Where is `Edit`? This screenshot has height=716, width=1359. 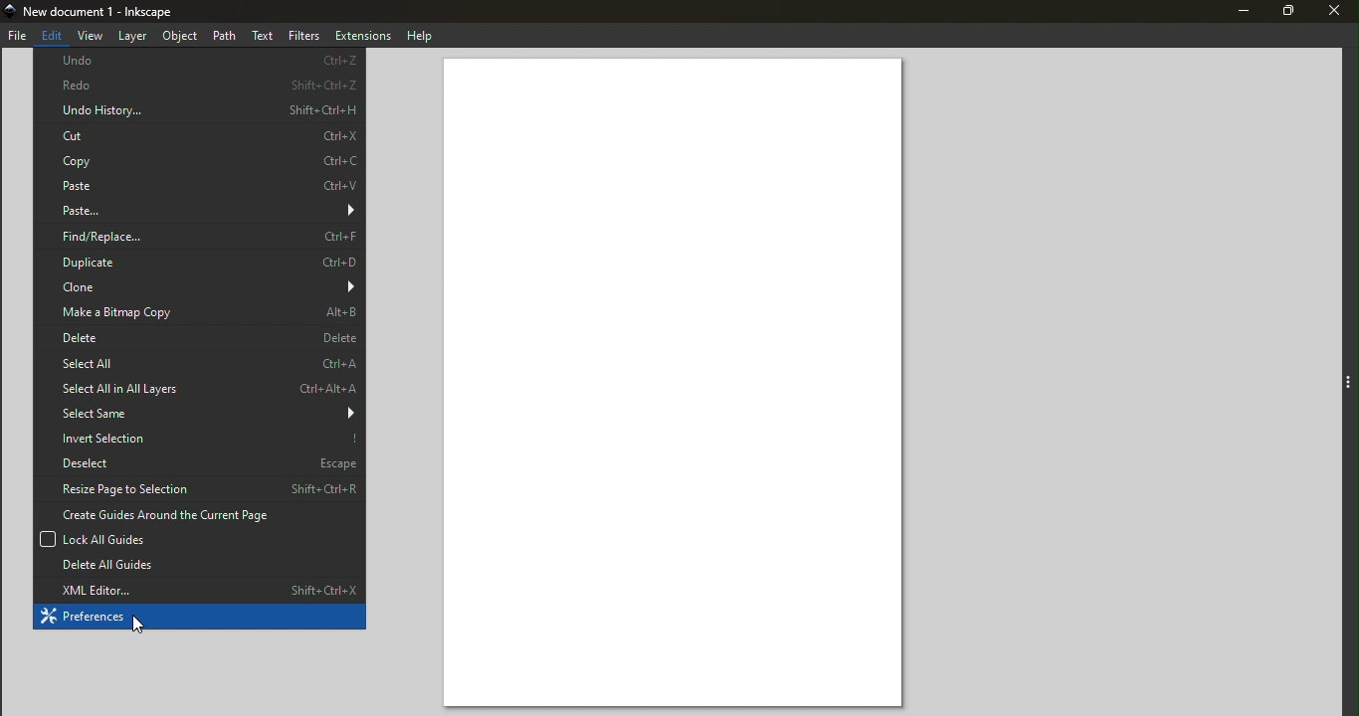
Edit is located at coordinates (52, 36).